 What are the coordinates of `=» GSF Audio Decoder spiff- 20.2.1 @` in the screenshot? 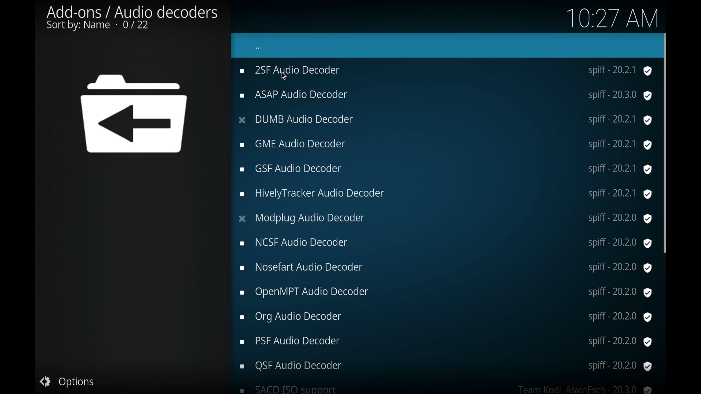 It's located at (446, 143).